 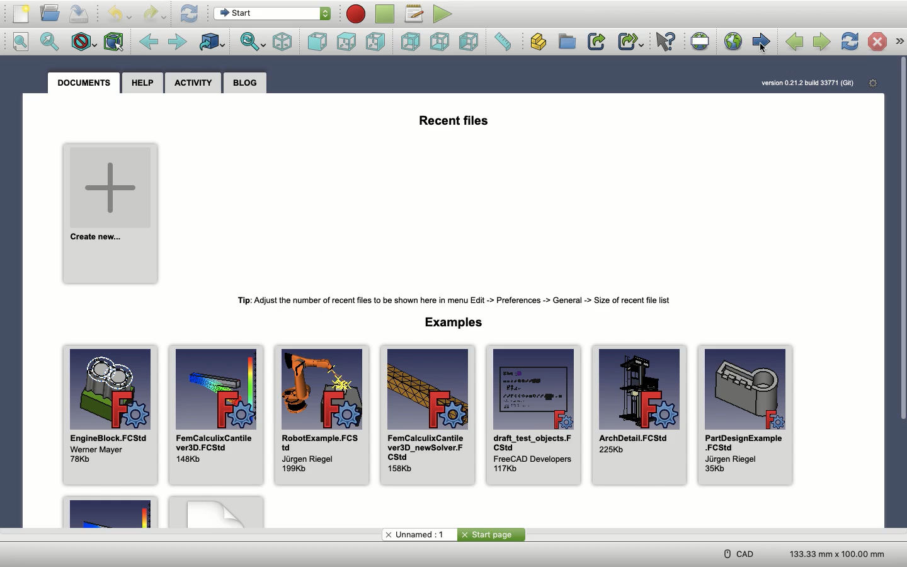 I want to click on Go to linked object, so click(x=211, y=42).